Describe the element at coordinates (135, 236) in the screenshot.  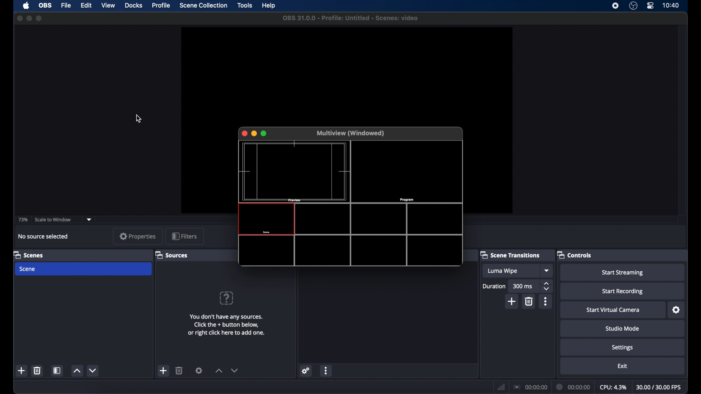
I see `properties` at that location.